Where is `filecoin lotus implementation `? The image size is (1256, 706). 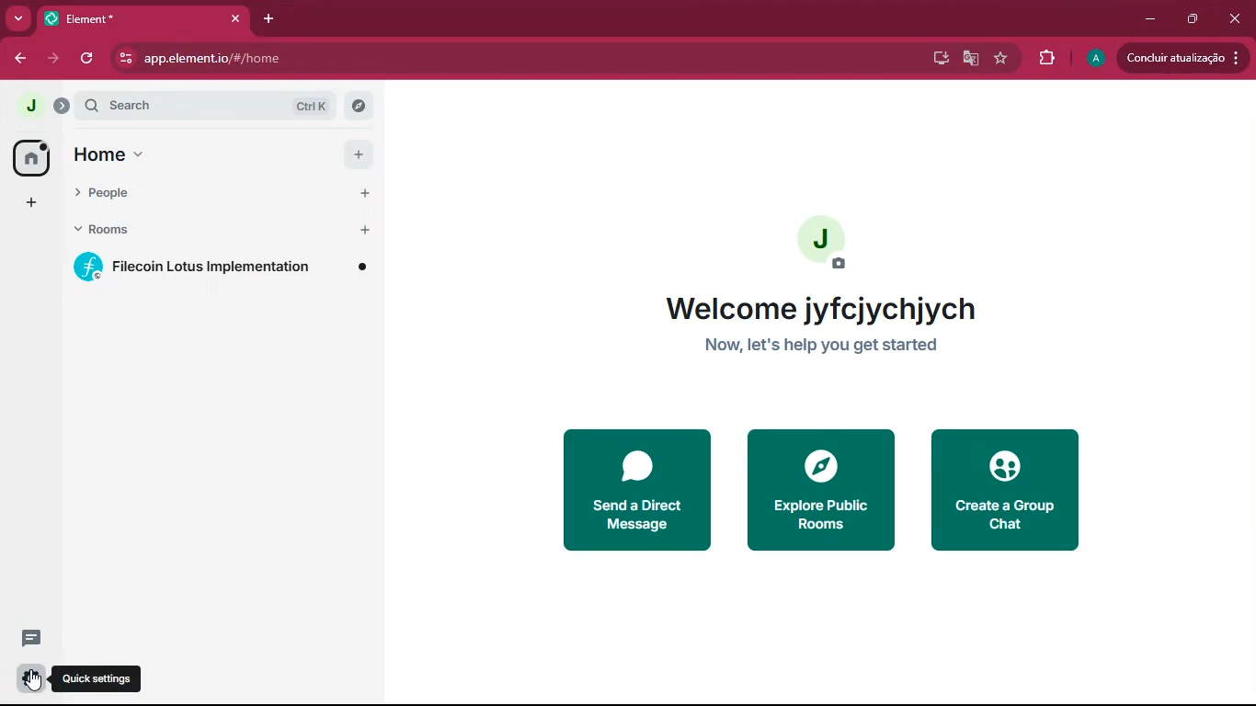 filecoin lotus implementation  is located at coordinates (225, 269).